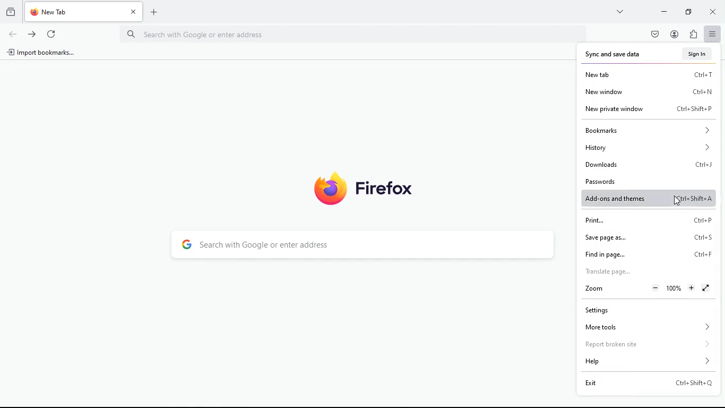 The width and height of the screenshot is (725, 408). What do you see at coordinates (645, 220) in the screenshot?
I see `print` at bounding box center [645, 220].